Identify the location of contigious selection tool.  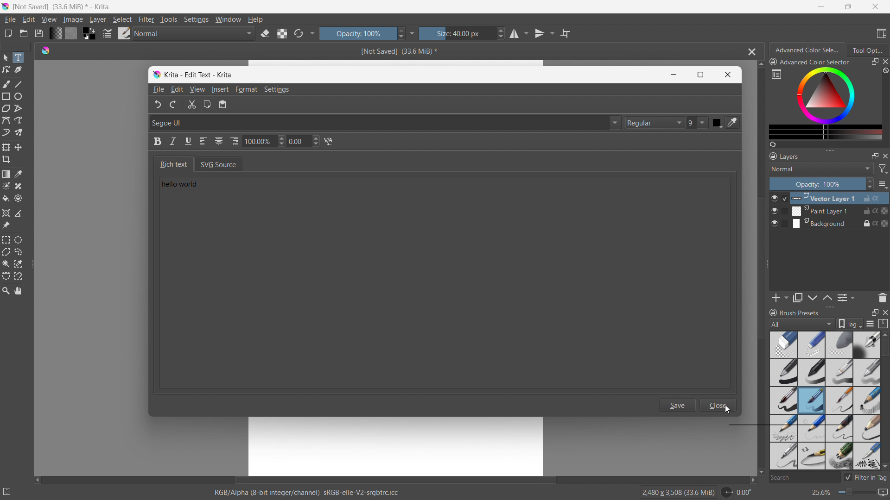
(6, 264).